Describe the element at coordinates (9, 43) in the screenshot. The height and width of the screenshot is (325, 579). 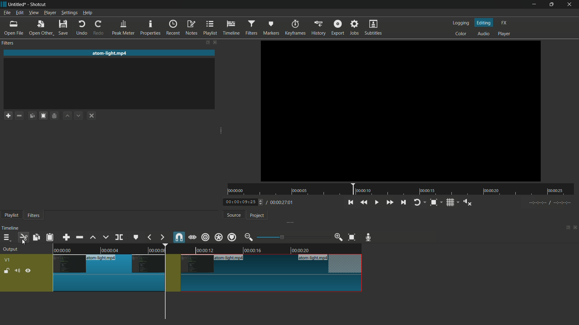
I see `filters` at that location.